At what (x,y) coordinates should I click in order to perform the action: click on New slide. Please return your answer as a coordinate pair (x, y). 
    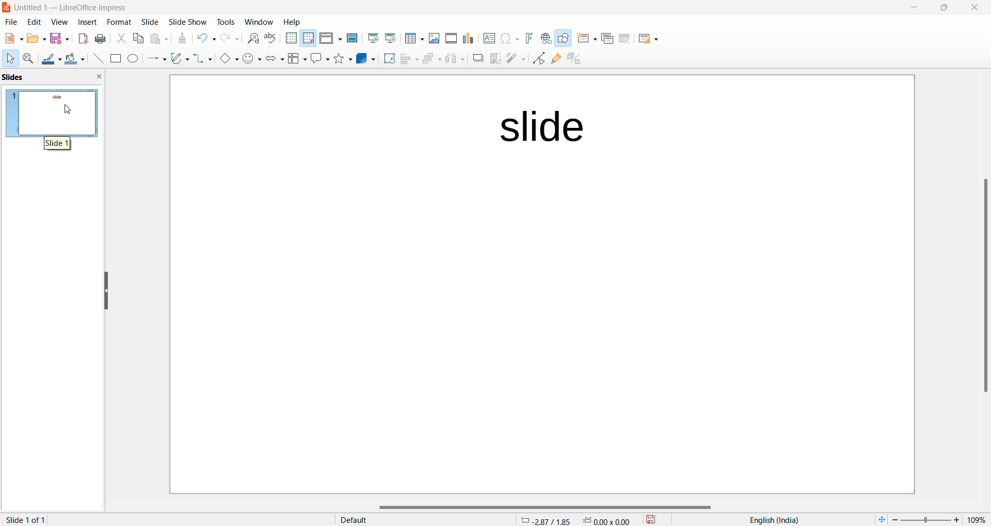
    Looking at the image, I should click on (585, 39).